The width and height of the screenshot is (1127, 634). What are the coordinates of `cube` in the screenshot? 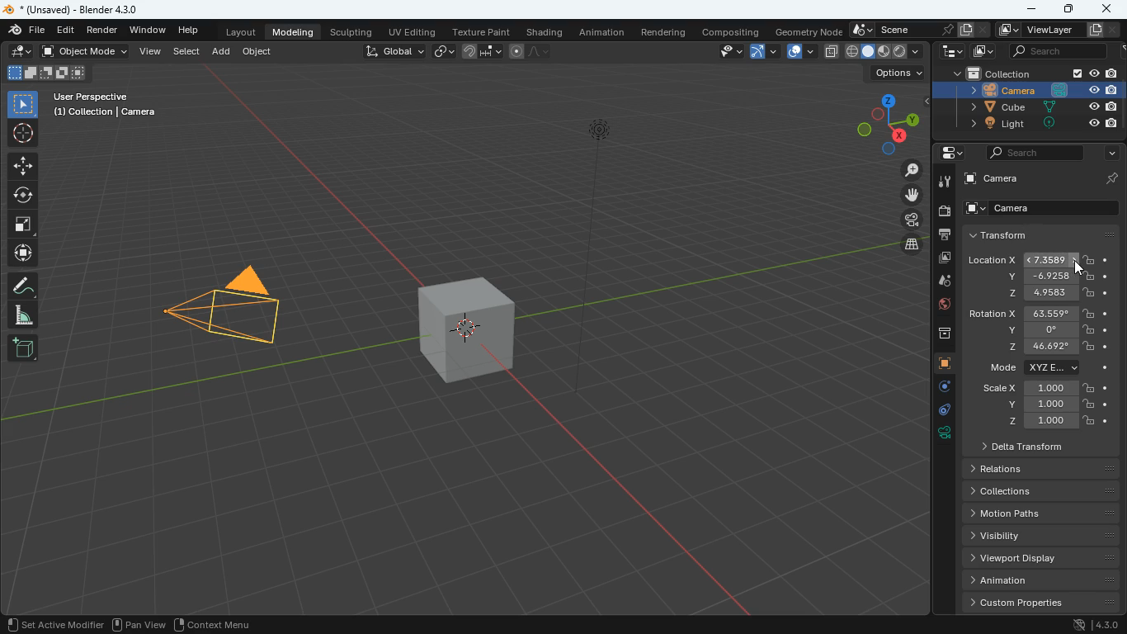 It's located at (47, 74).